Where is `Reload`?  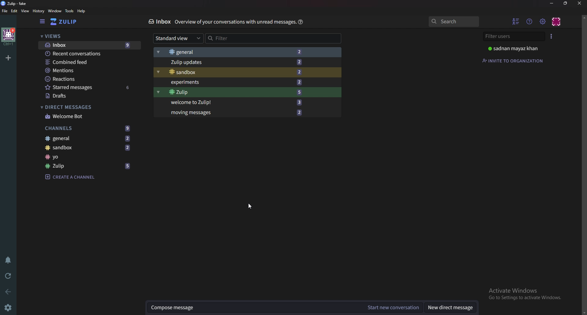
Reload is located at coordinates (9, 276).